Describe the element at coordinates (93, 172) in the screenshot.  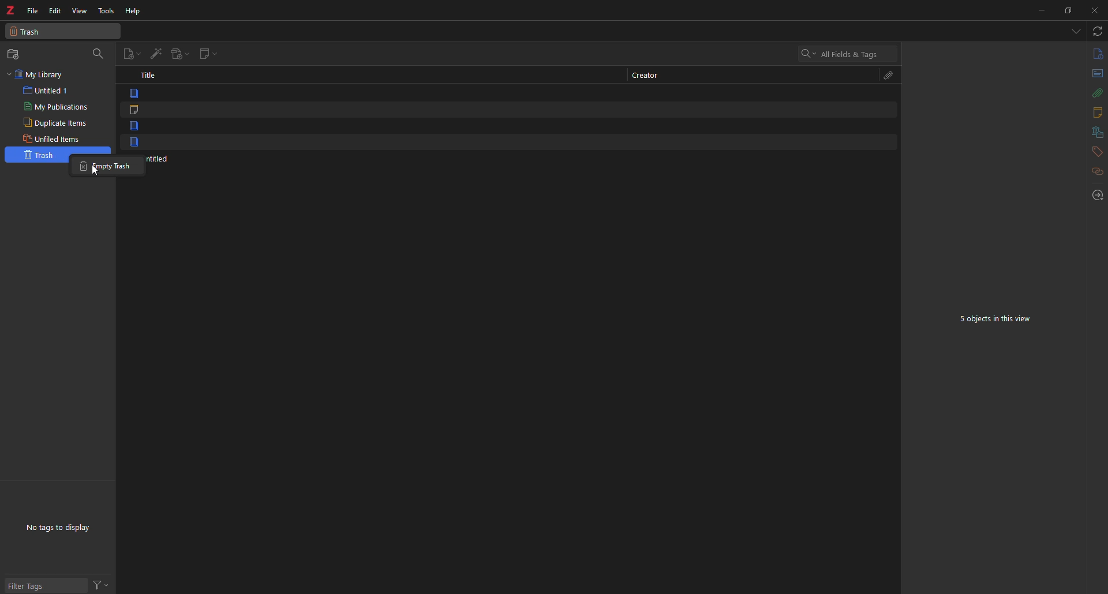
I see `cursor` at that location.